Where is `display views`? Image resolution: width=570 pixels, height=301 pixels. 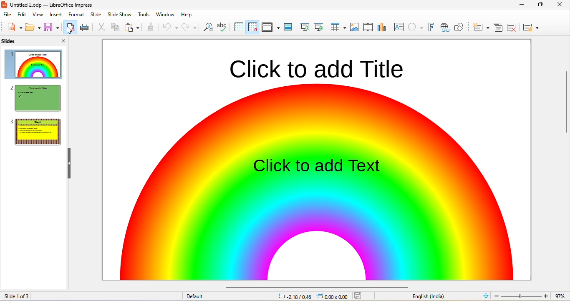
display views is located at coordinates (270, 27).